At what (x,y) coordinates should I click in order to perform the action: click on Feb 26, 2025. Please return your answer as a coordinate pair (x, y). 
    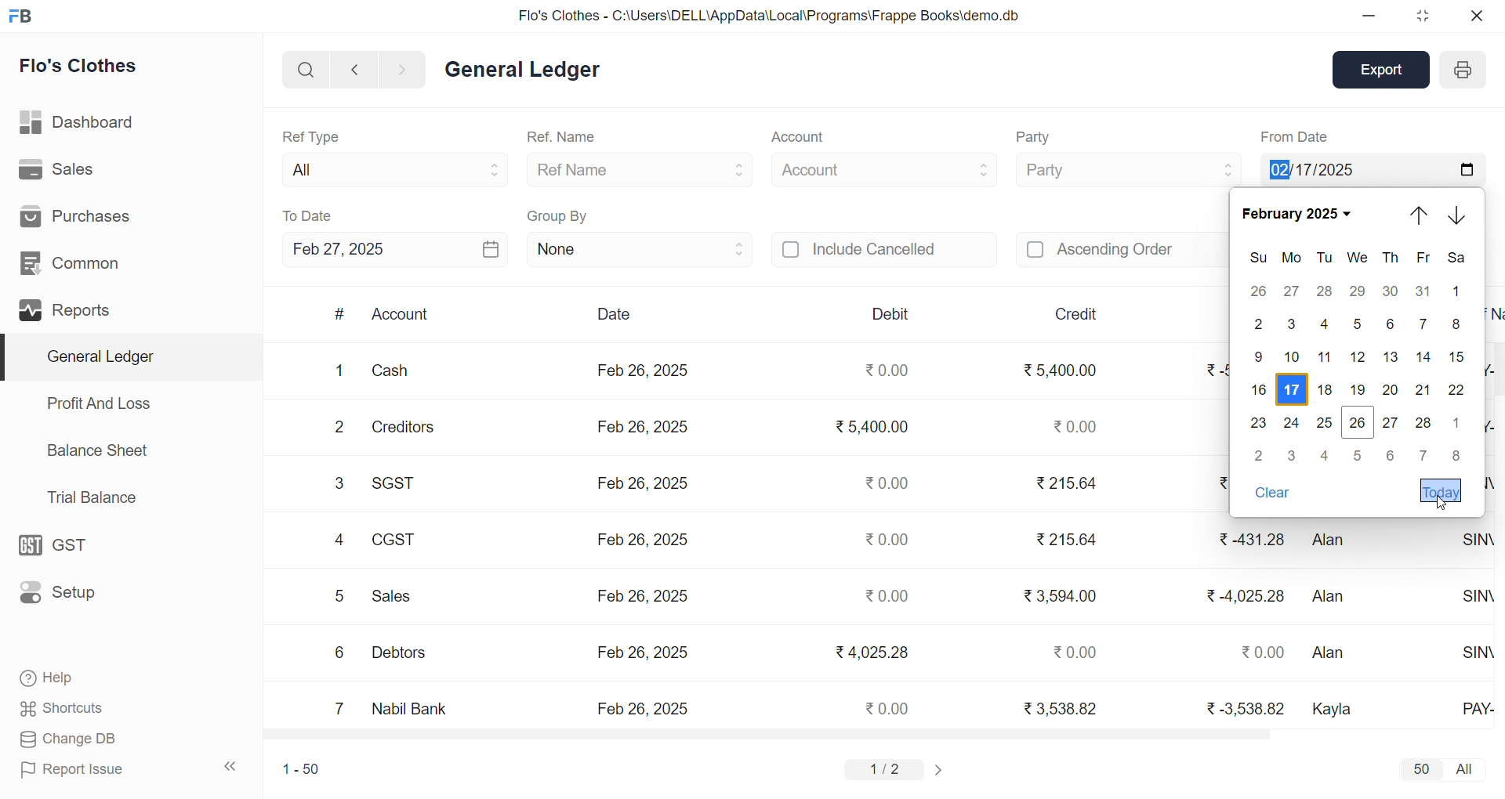
    Looking at the image, I should click on (646, 428).